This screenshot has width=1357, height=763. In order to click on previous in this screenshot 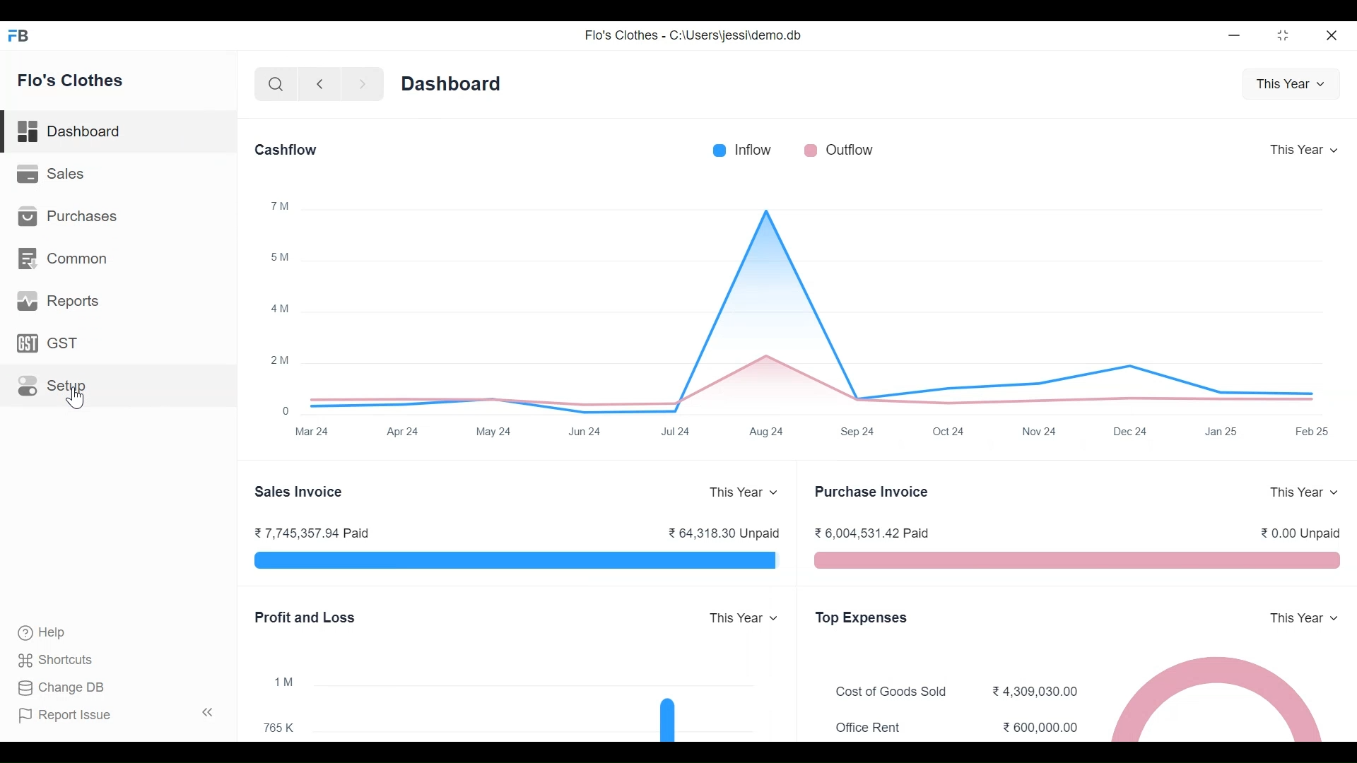, I will do `click(319, 84)`.